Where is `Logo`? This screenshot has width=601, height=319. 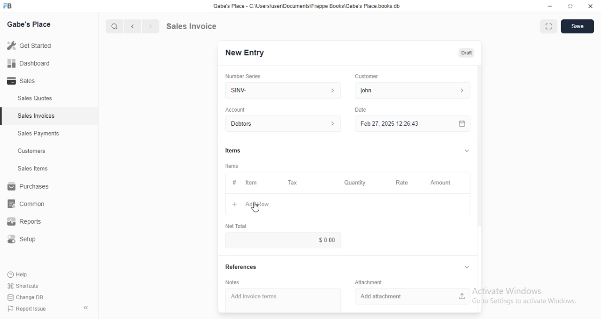
Logo is located at coordinates (11, 6).